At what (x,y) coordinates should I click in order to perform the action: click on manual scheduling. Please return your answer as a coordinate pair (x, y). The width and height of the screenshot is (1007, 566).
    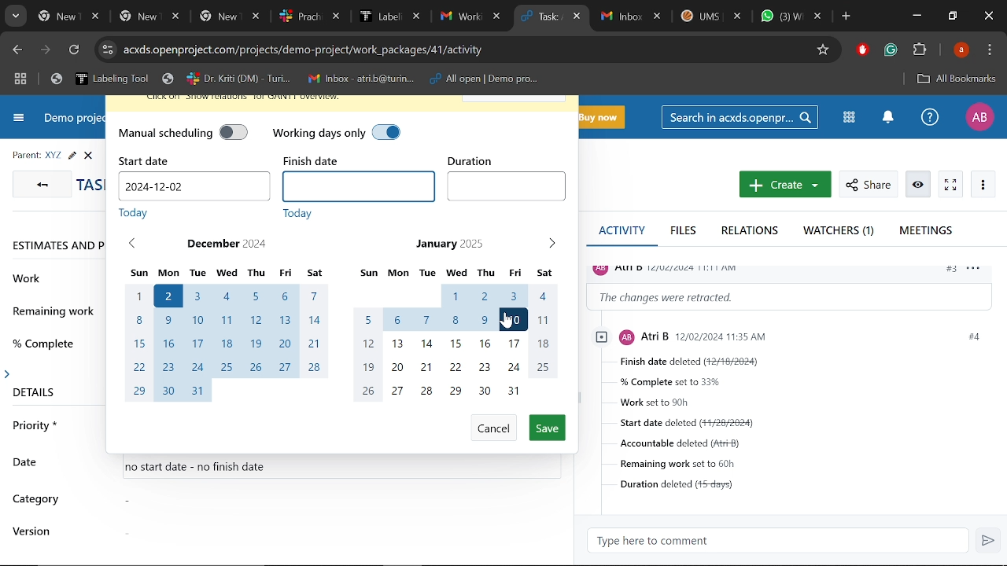
    Looking at the image, I should click on (164, 131).